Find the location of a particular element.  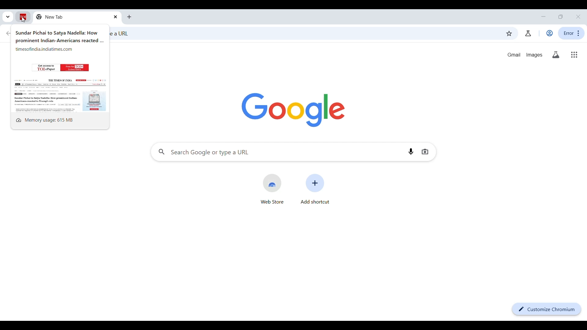

Customize and control Chromium is located at coordinates (571, 33).